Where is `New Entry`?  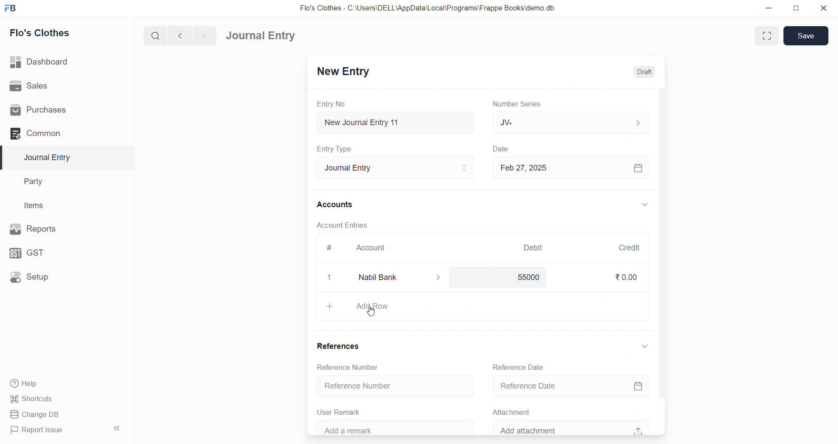 New Entry is located at coordinates (345, 72).